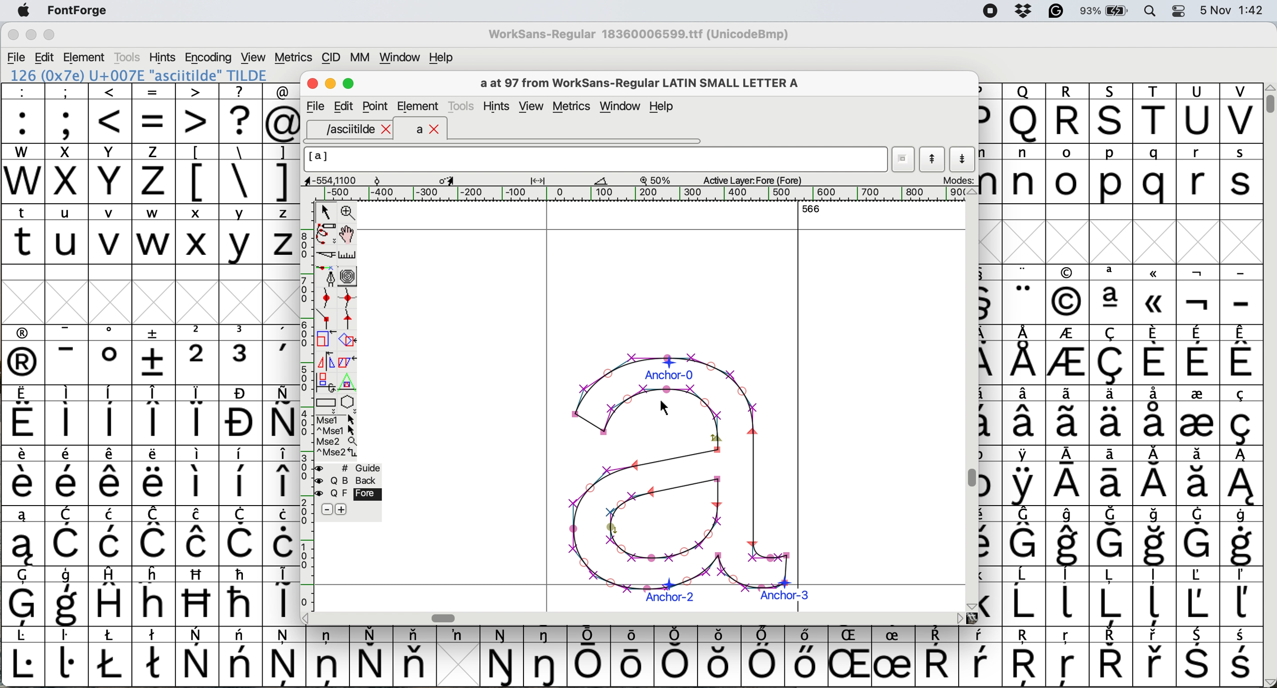 The height and width of the screenshot is (688, 1277). What do you see at coordinates (198, 113) in the screenshot?
I see `>` at bounding box center [198, 113].